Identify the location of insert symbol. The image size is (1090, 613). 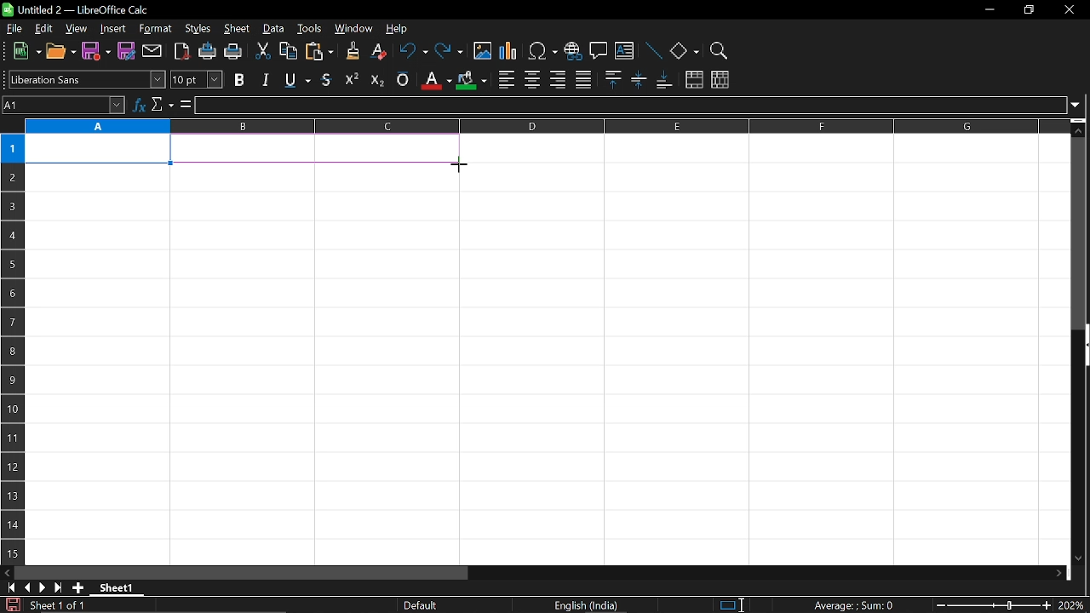
(543, 50).